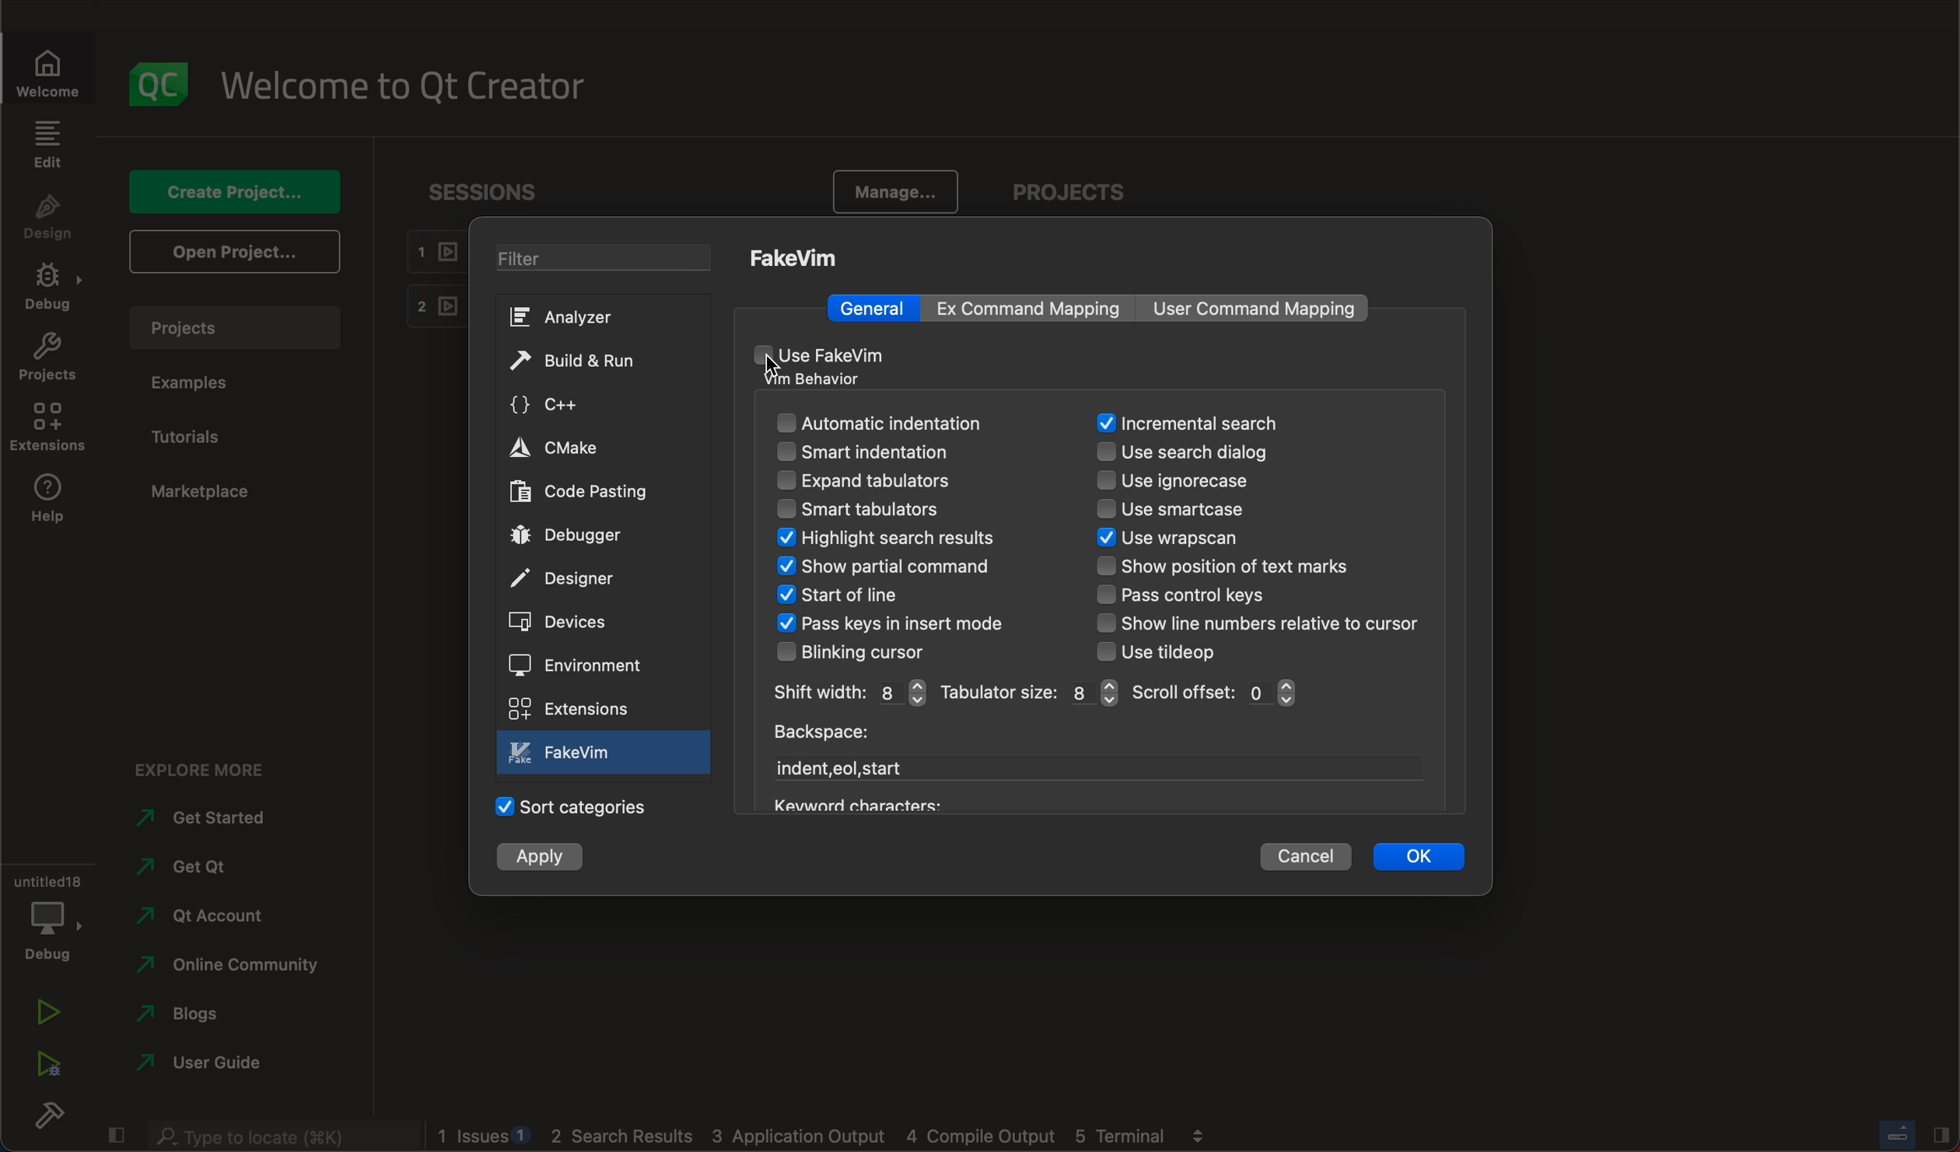  What do you see at coordinates (48, 1118) in the screenshot?
I see `build` at bounding box center [48, 1118].